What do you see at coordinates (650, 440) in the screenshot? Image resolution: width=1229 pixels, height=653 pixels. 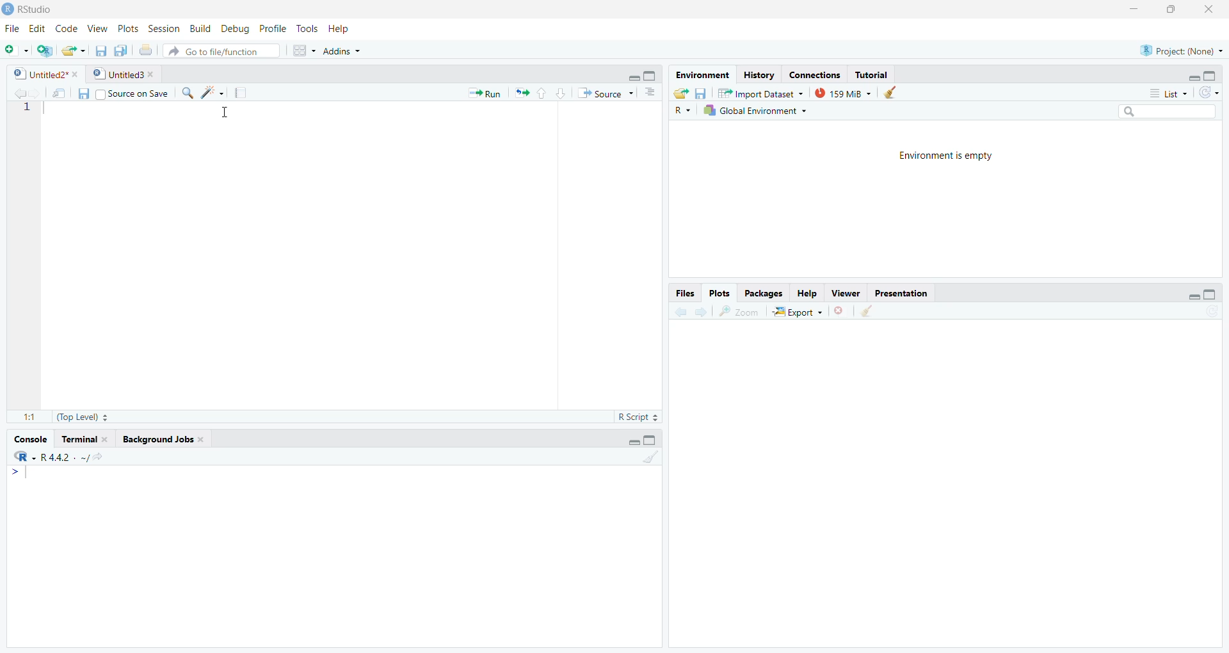 I see `Maximize` at bounding box center [650, 440].